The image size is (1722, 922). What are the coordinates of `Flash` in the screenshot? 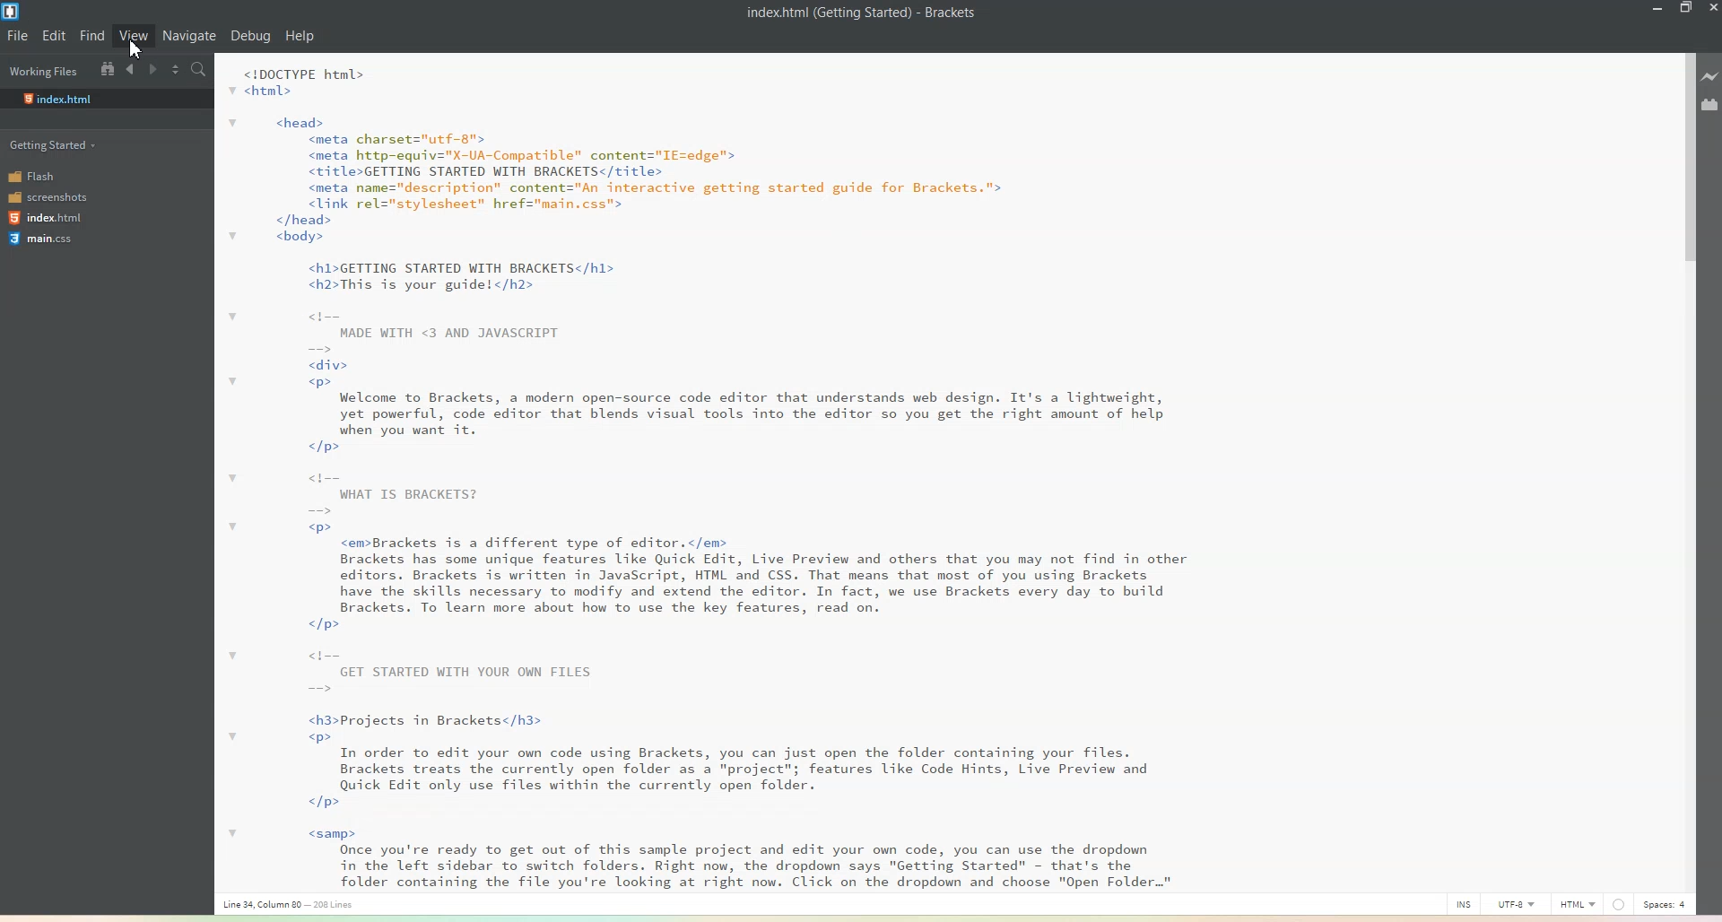 It's located at (36, 178).